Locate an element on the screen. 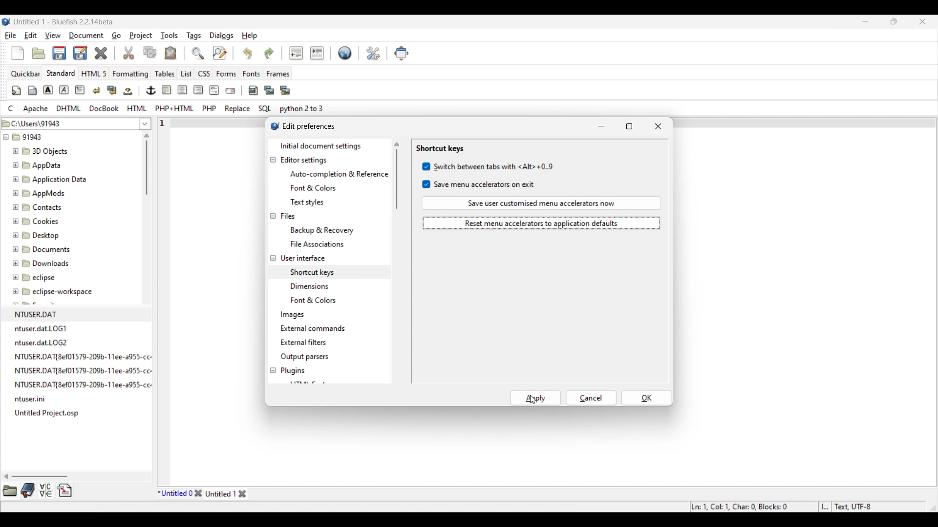 This screenshot has width=938, height=527. Code language options is located at coordinates (166, 108).